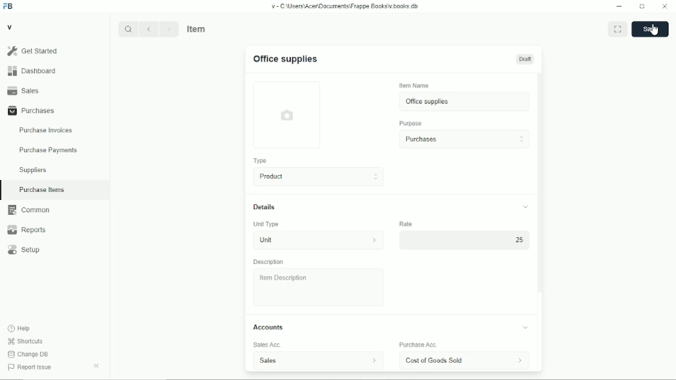 The image size is (676, 380). Describe the element at coordinates (148, 28) in the screenshot. I see `Back` at that location.